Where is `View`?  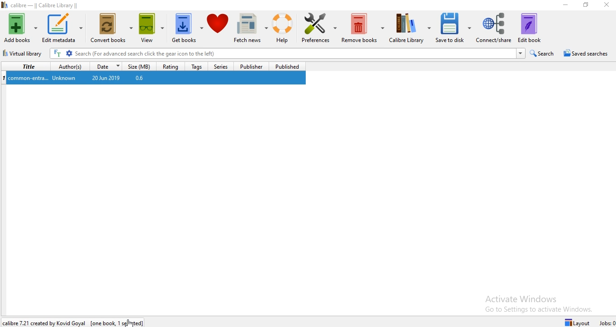 View is located at coordinates (152, 29).